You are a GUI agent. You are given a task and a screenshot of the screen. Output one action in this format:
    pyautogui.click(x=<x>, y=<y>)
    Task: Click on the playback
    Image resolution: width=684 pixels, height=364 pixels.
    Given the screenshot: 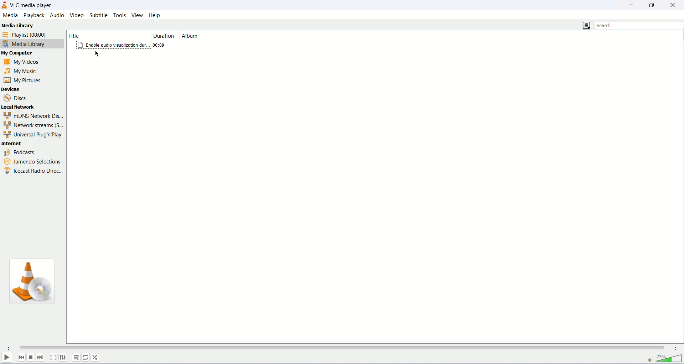 What is the action you would take?
    pyautogui.click(x=33, y=15)
    